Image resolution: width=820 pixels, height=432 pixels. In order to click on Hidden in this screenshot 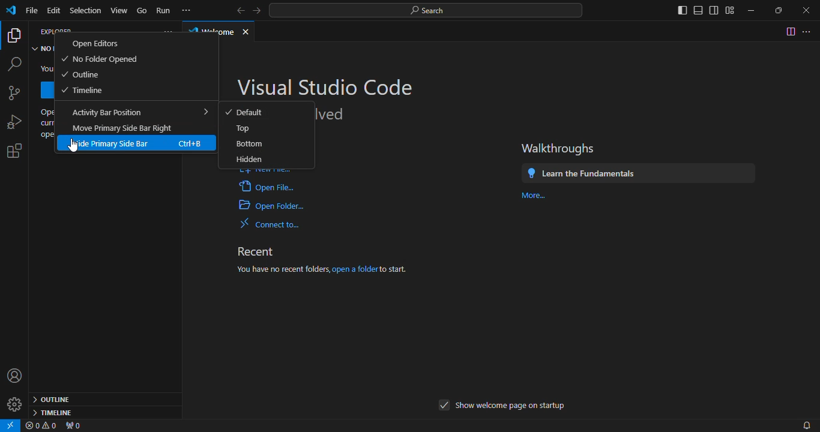, I will do `click(251, 162)`.